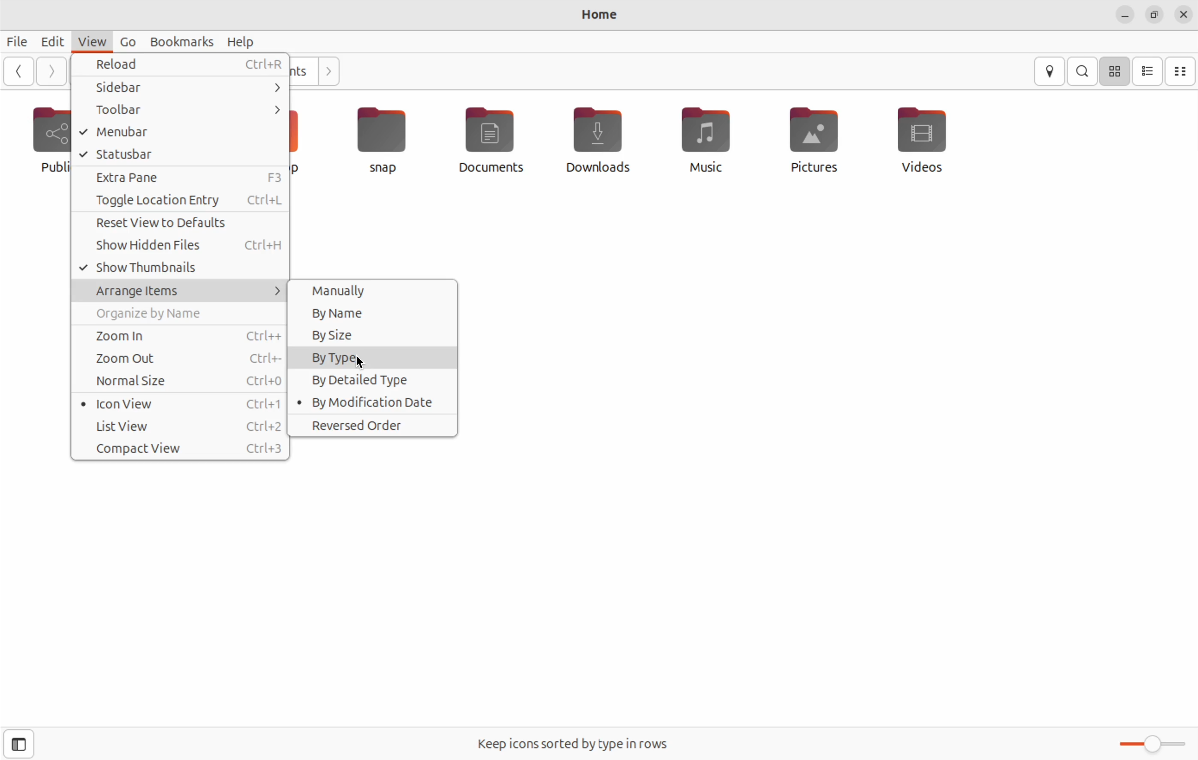  I want to click on Home, so click(600, 16).